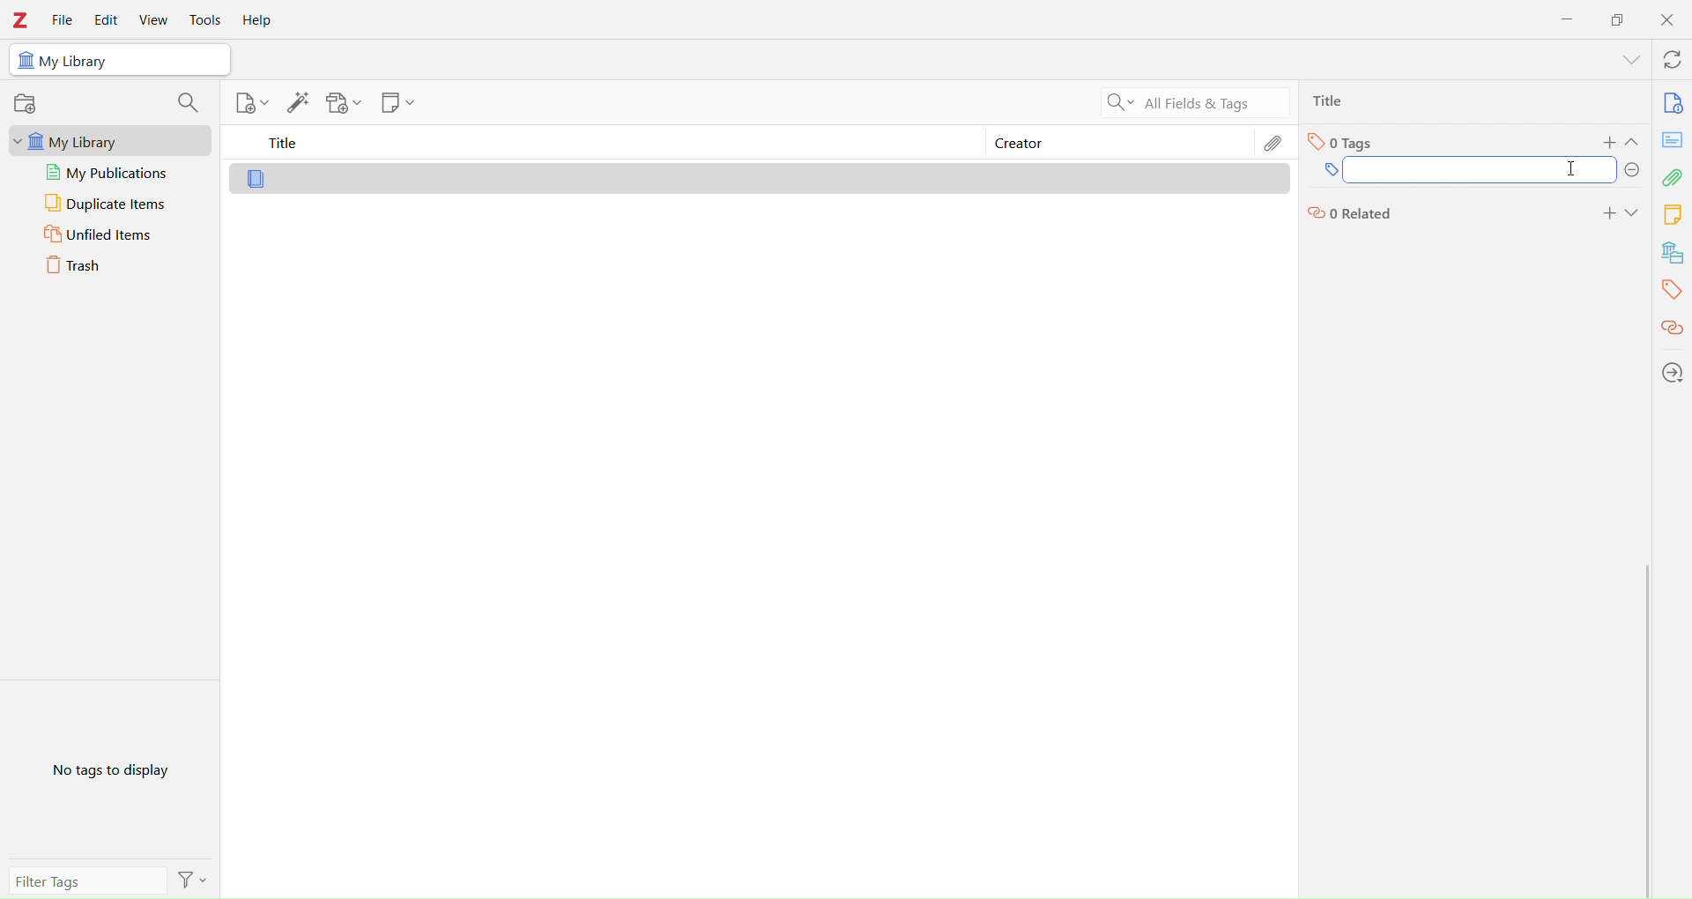 Image resolution: width=1692 pixels, height=899 pixels. I want to click on Expand section, so click(1636, 148).